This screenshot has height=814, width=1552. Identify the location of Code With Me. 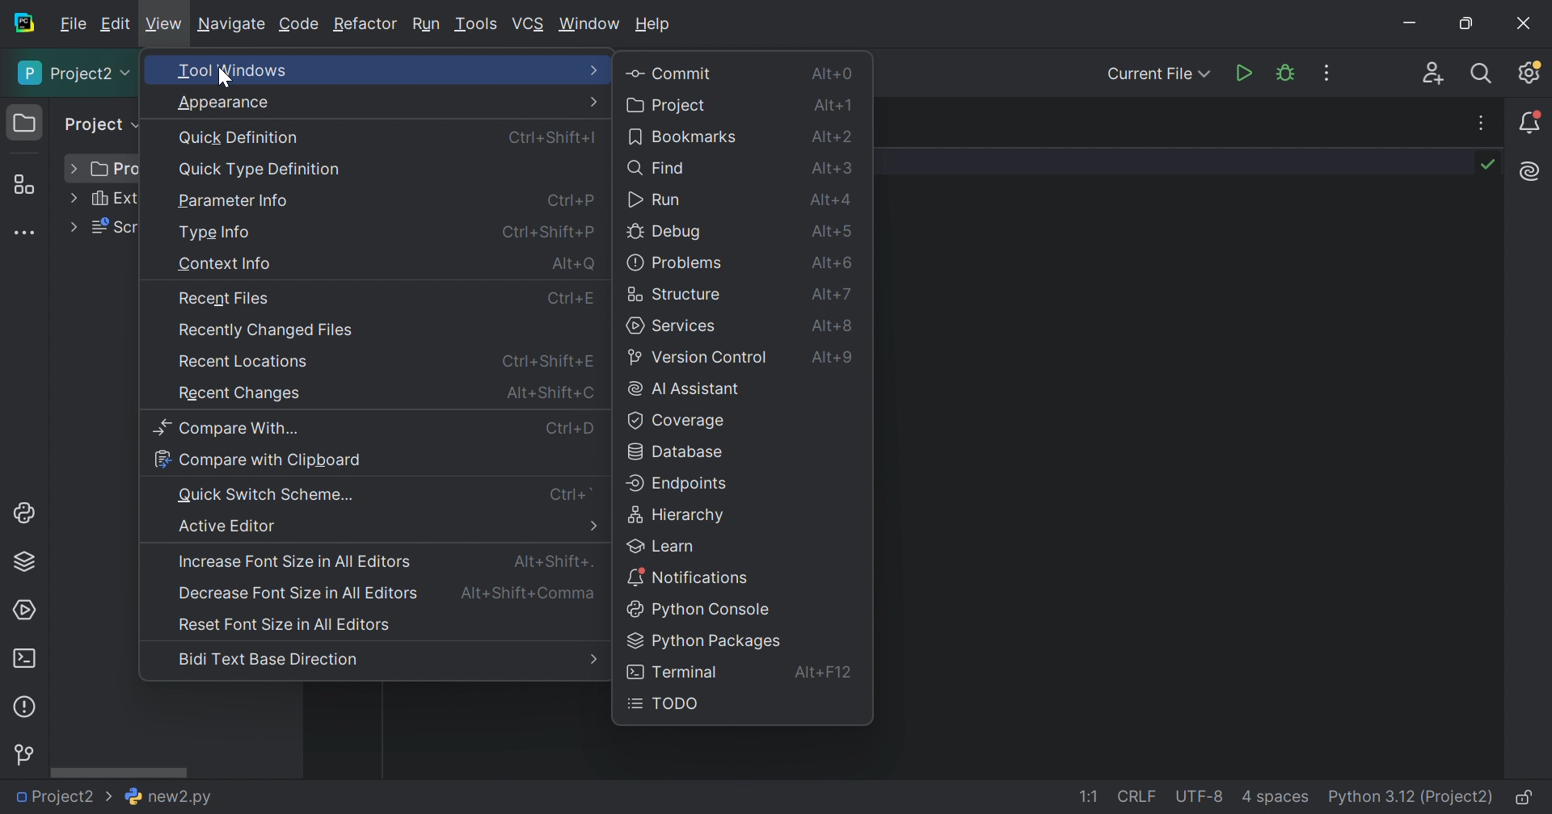
(1433, 73).